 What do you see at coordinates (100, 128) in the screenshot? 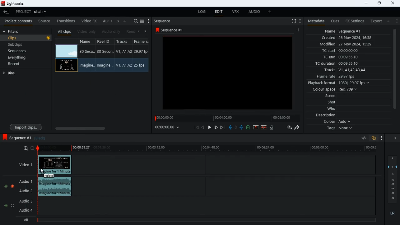
I see `scroll bar` at bounding box center [100, 128].